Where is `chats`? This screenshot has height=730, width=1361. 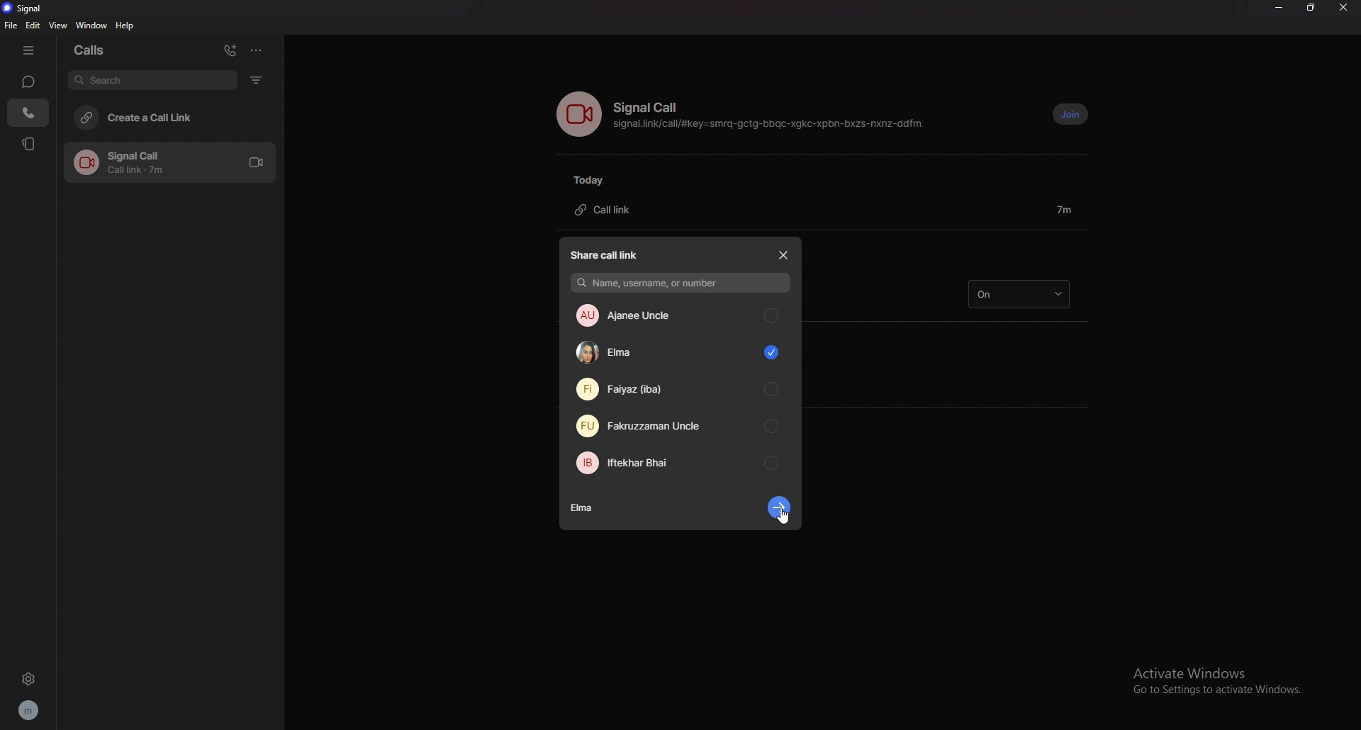
chats is located at coordinates (29, 82).